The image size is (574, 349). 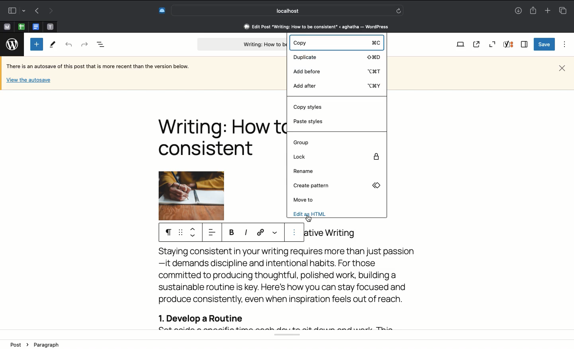 What do you see at coordinates (10, 44) in the screenshot?
I see `Wordpress logo` at bounding box center [10, 44].